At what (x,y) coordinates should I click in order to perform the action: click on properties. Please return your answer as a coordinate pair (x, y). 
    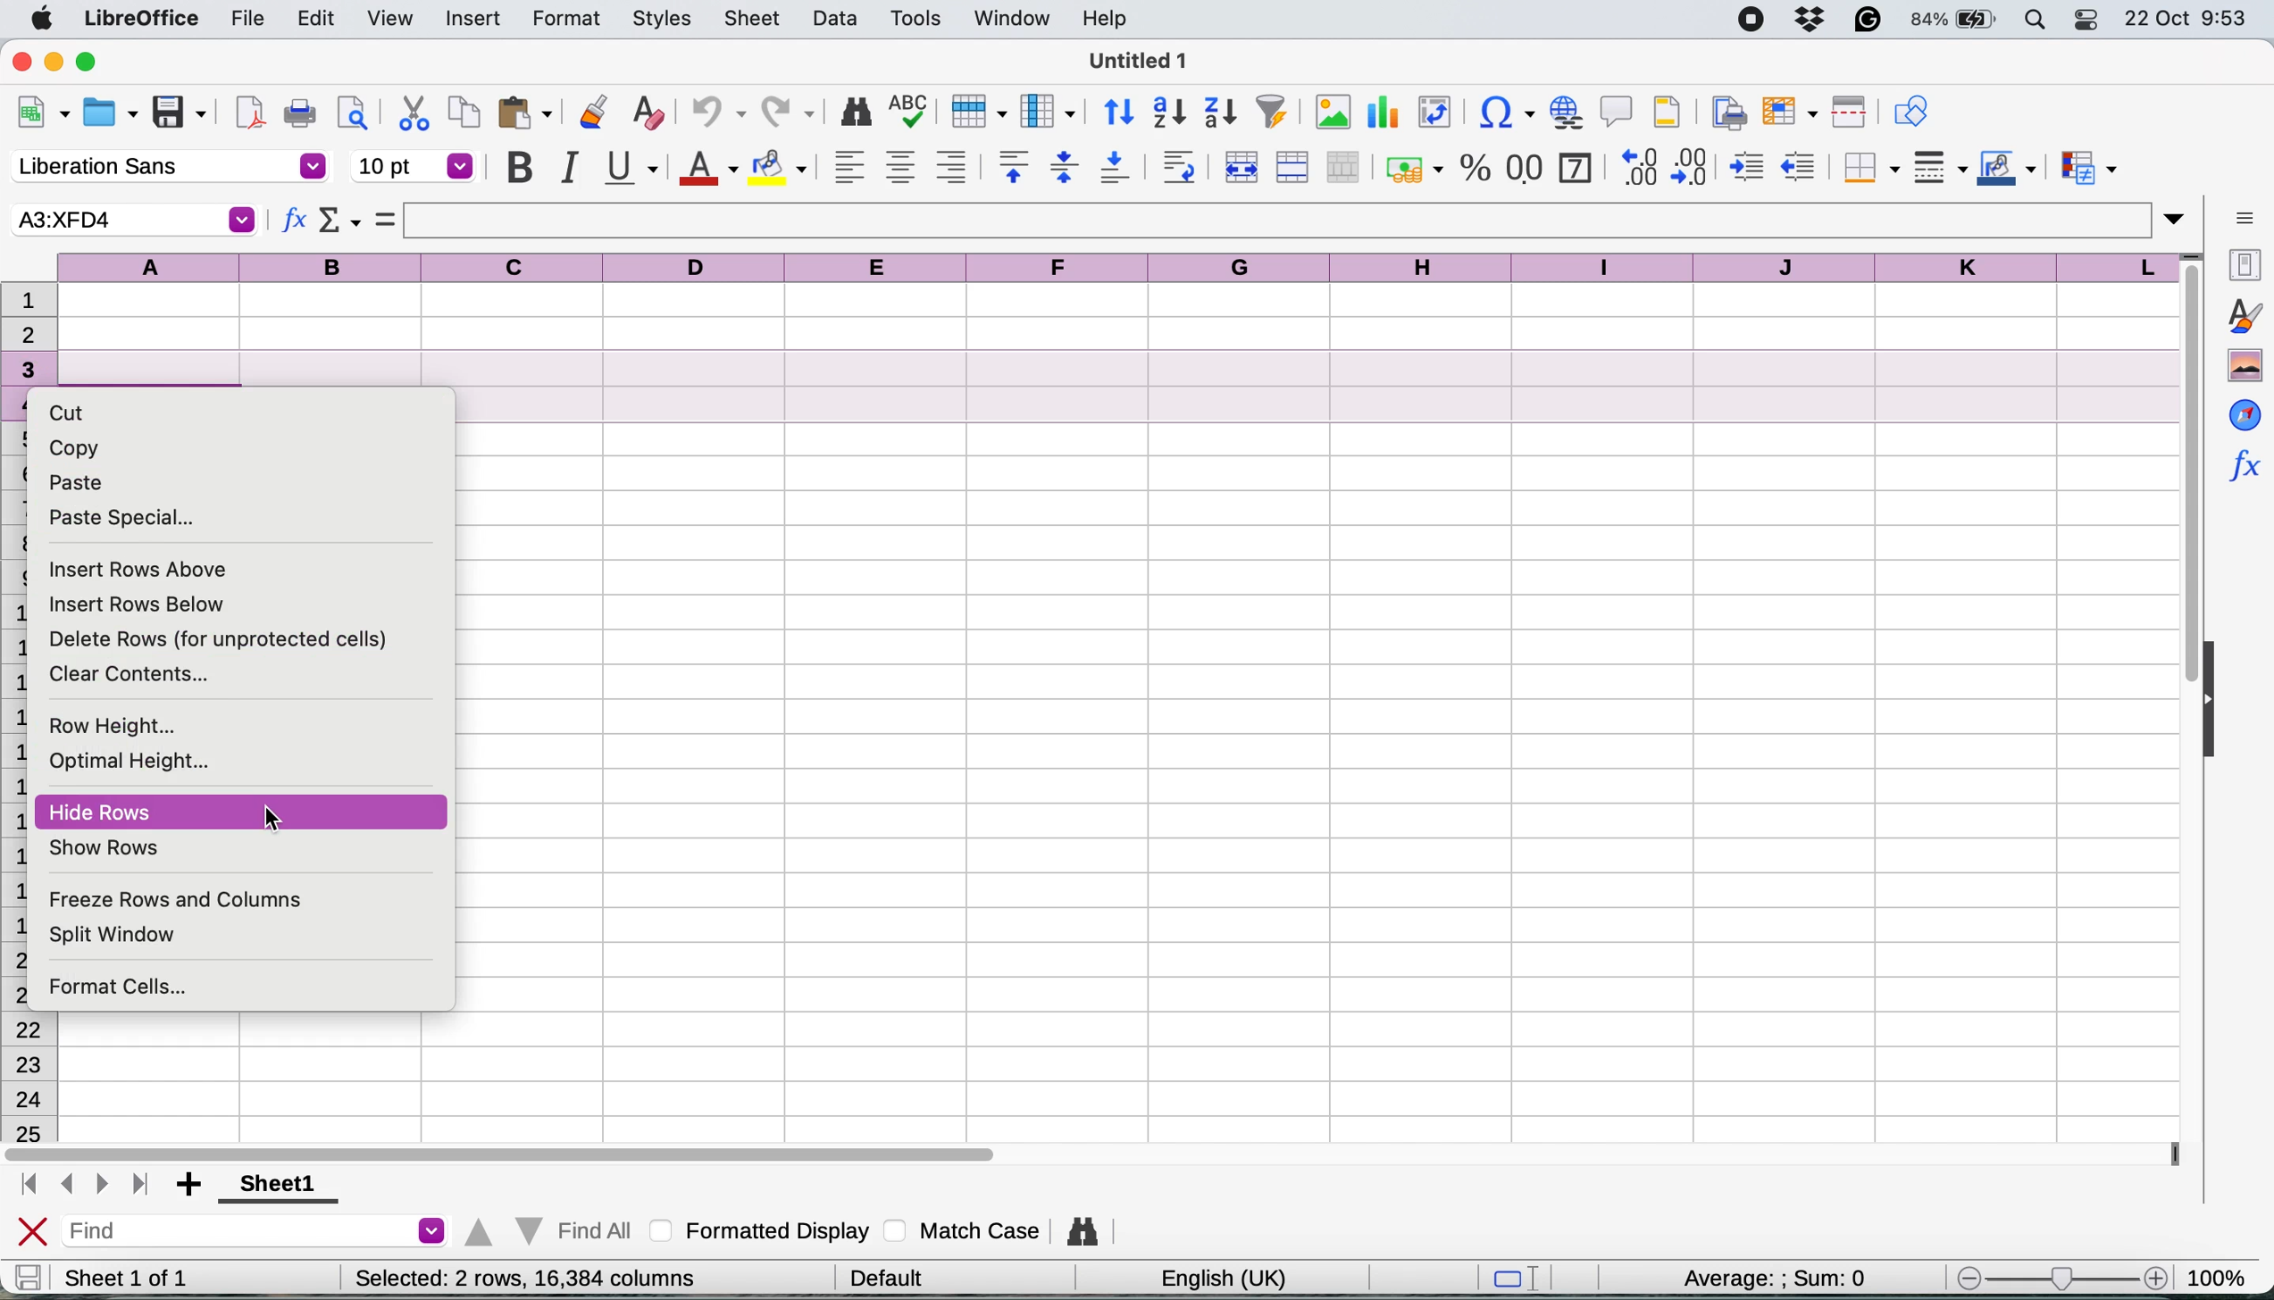
    Looking at the image, I should click on (2241, 262).